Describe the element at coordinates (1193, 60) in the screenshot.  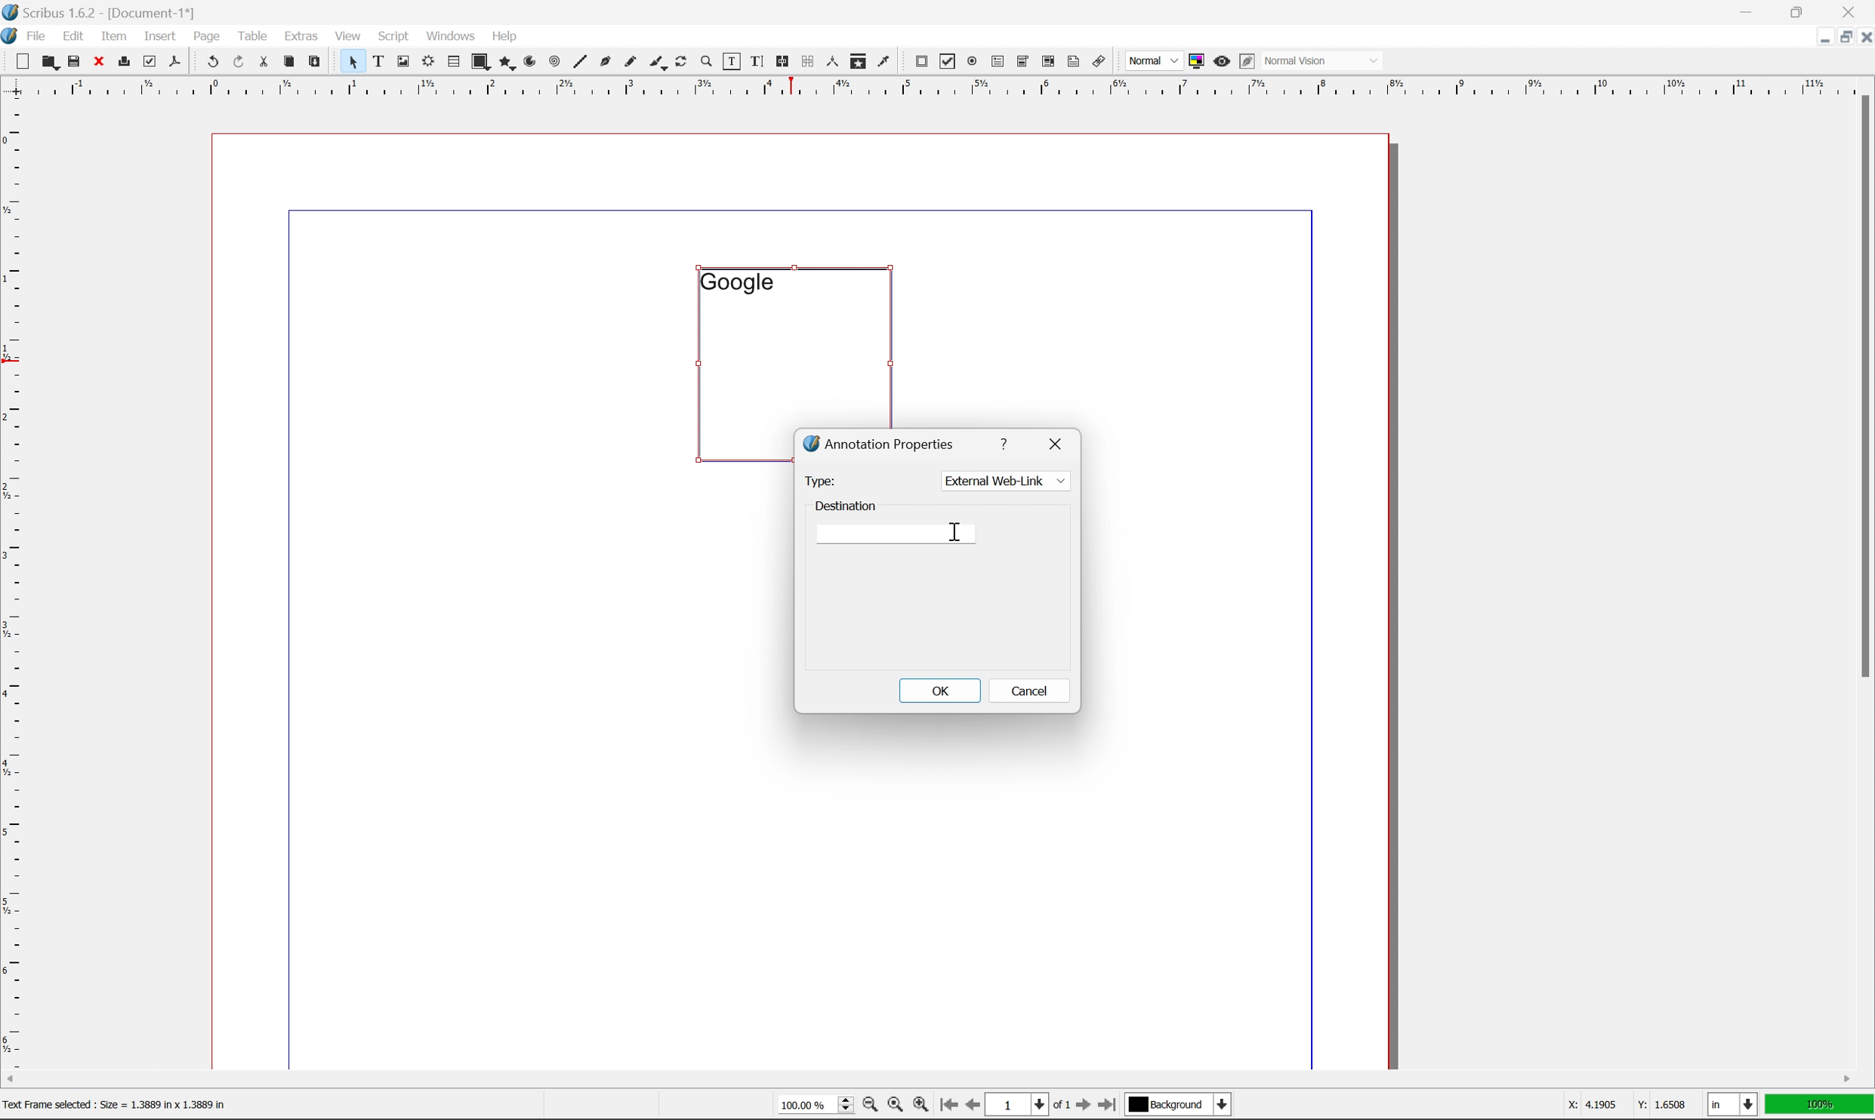
I see `toggle color management system` at that location.